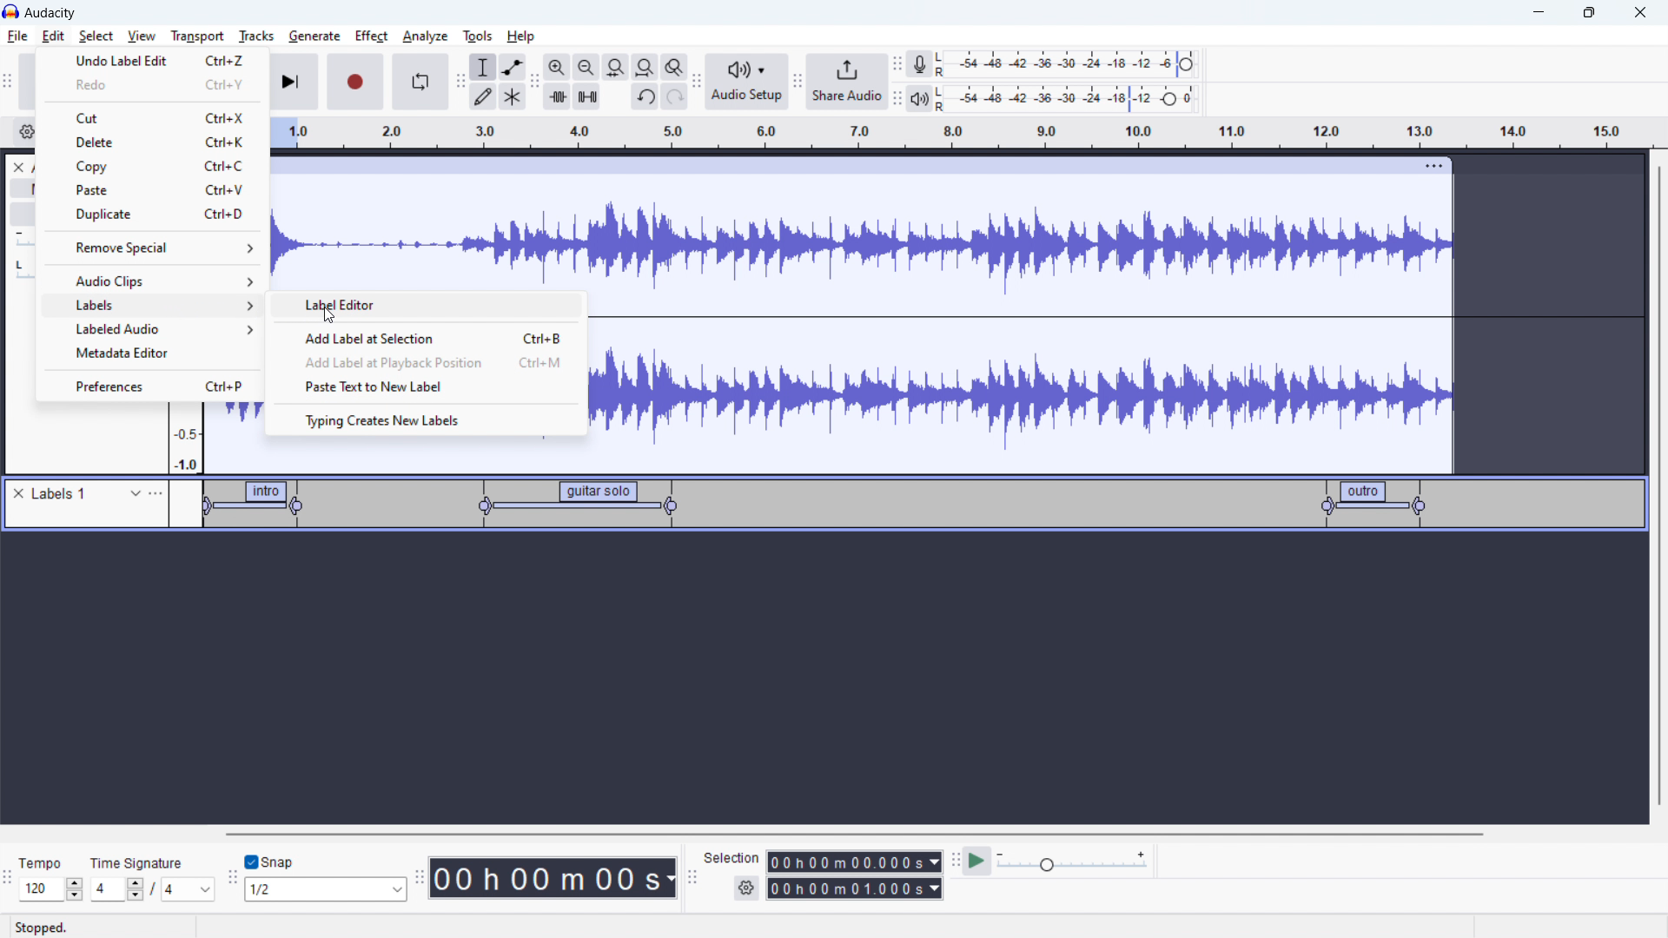 The image size is (1668, 938). I want to click on skip to end, so click(295, 82).